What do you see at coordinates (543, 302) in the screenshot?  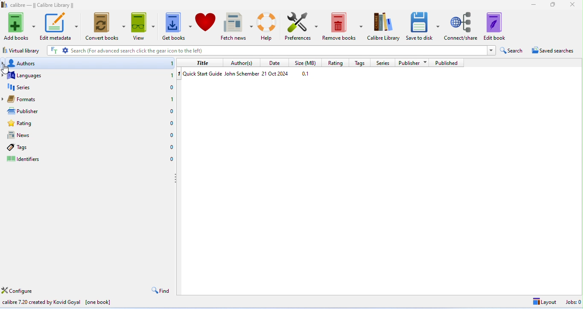 I see `layout` at bounding box center [543, 302].